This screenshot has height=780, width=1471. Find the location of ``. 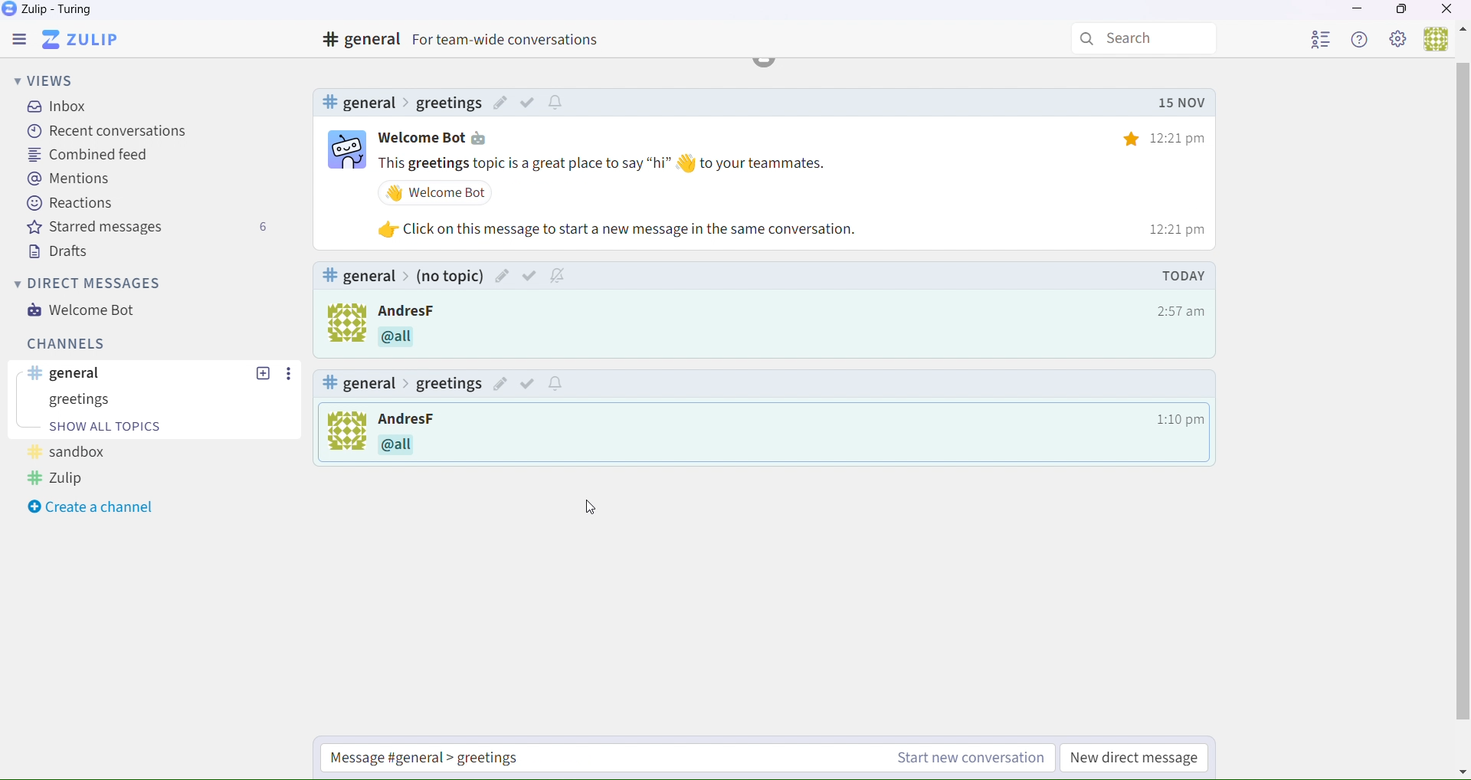

 is located at coordinates (437, 444).